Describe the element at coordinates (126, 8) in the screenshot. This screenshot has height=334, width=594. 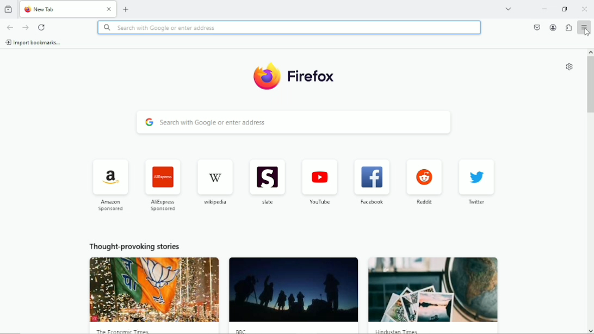
I see `New tab` at that location.